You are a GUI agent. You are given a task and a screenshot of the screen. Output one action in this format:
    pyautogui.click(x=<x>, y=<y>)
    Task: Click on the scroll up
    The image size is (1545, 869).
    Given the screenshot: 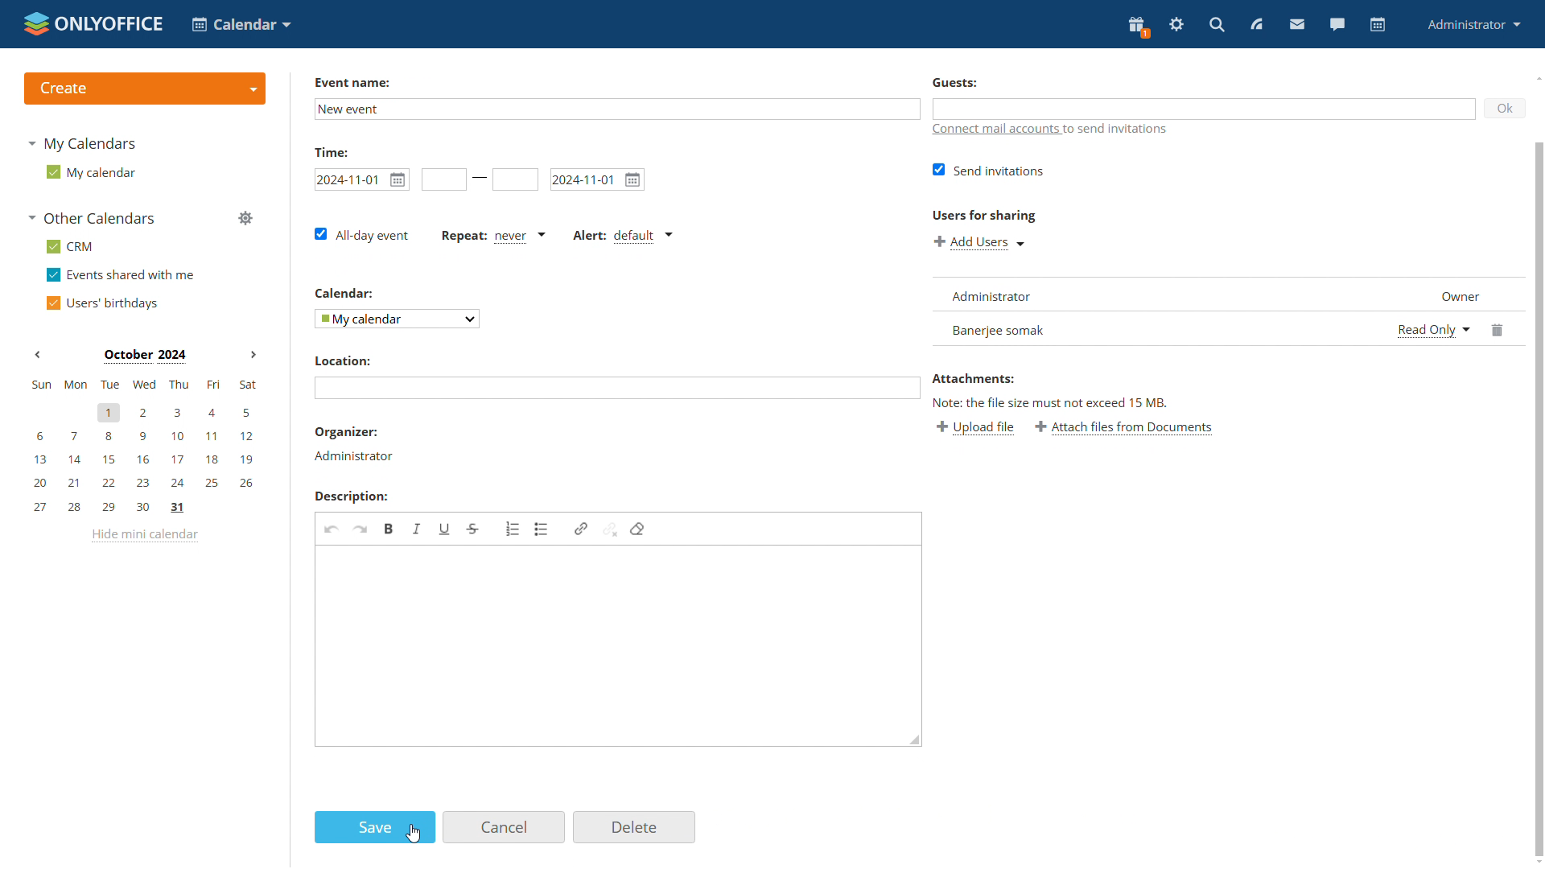 What is the action you would take?
    pyautogui.click(x=1538, y=77)
    